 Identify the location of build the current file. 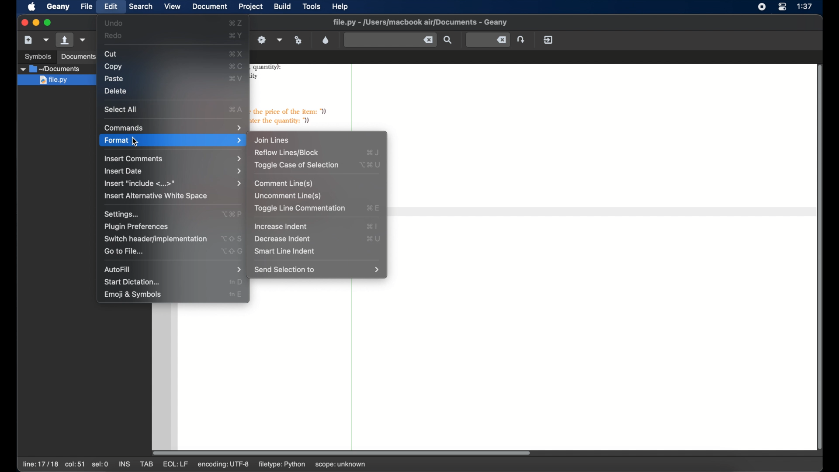
(262, 39).